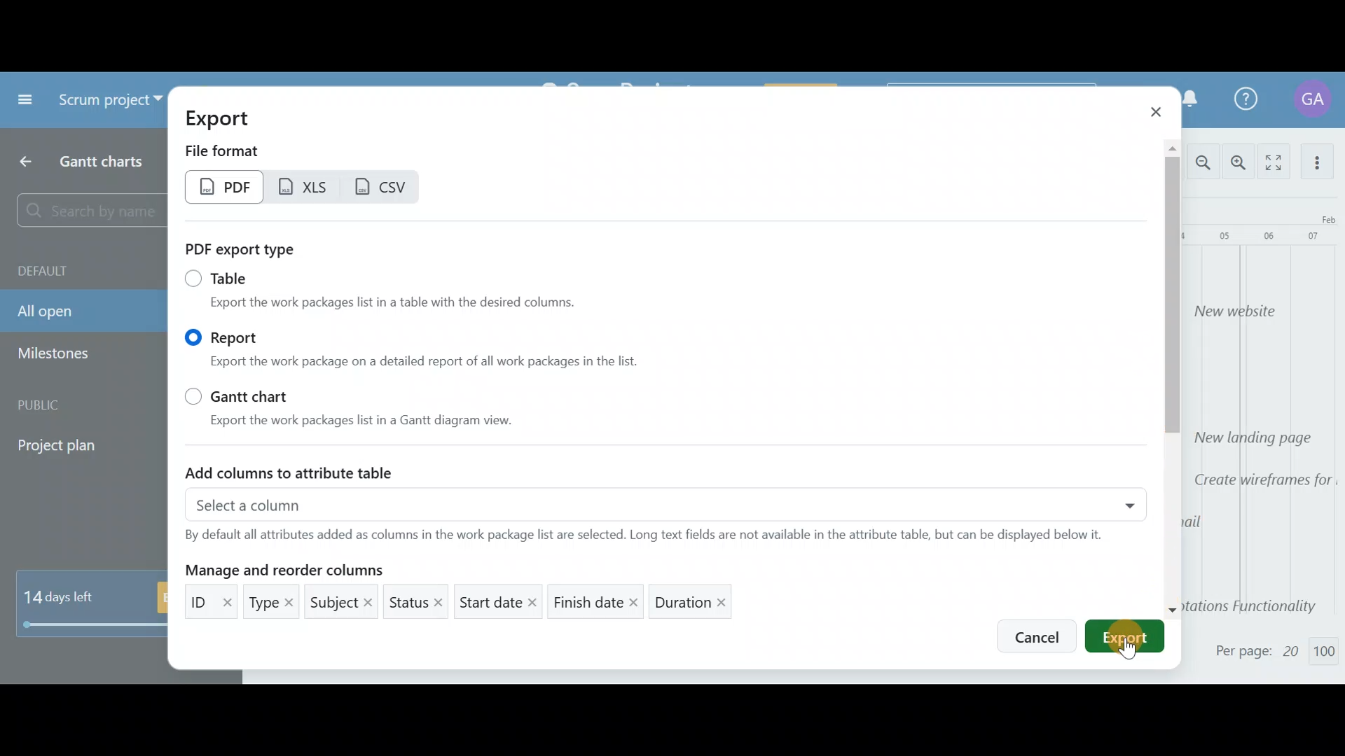 The image size is (1345, 756). Describe the element at coordinates (1197, 99) in the screenshot. I see `Notification Centre` at that location.